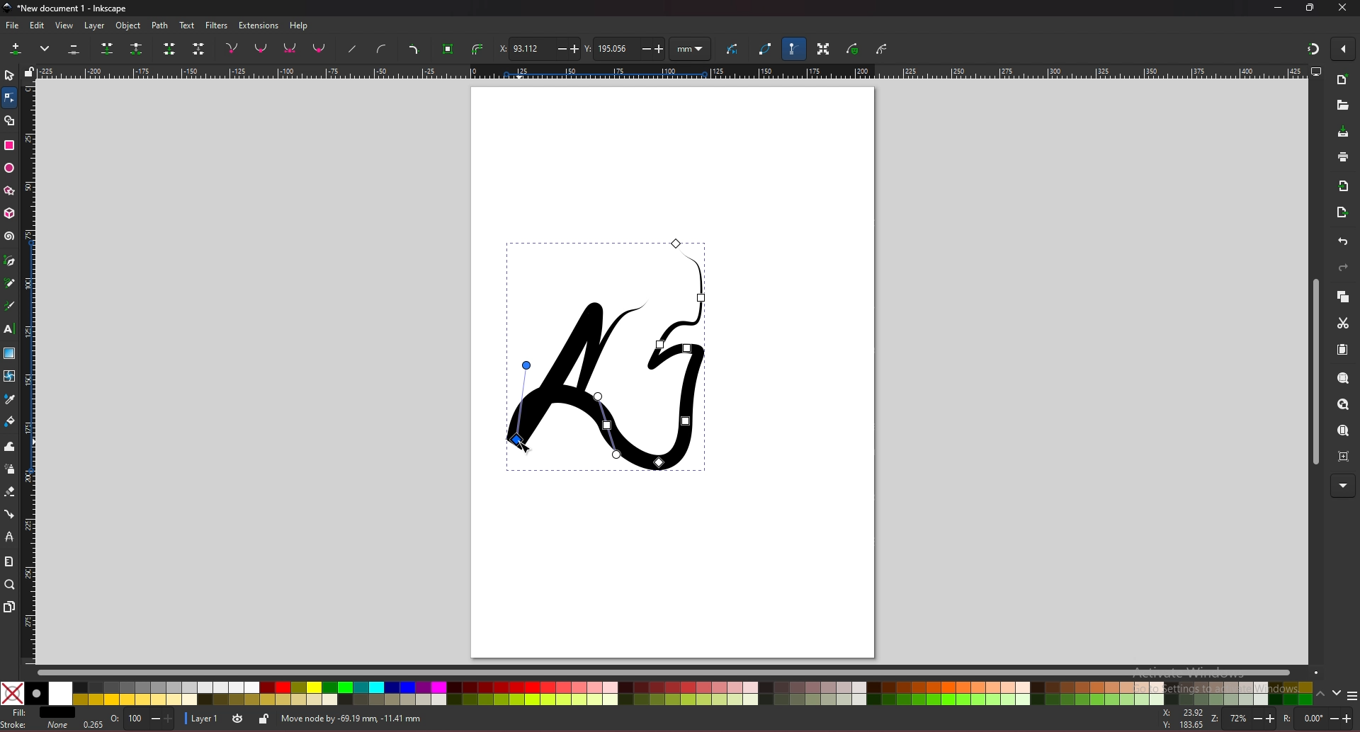 Image resolution: width=1360 pixels, height=732 pixels. I want to click on pages, so click(10, 607).